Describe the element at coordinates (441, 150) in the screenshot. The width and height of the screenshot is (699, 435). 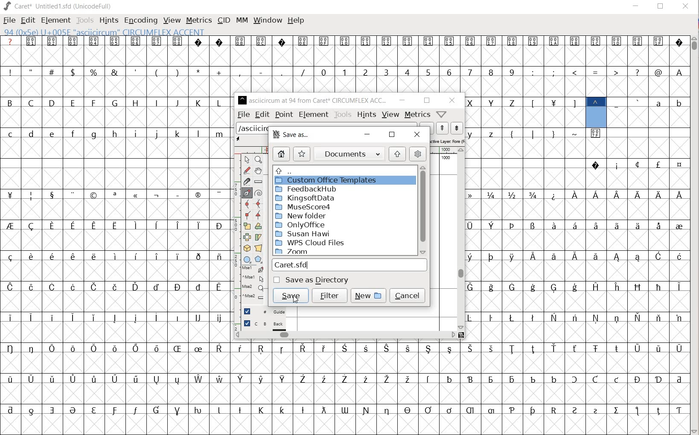
I see `ruler` at that location.